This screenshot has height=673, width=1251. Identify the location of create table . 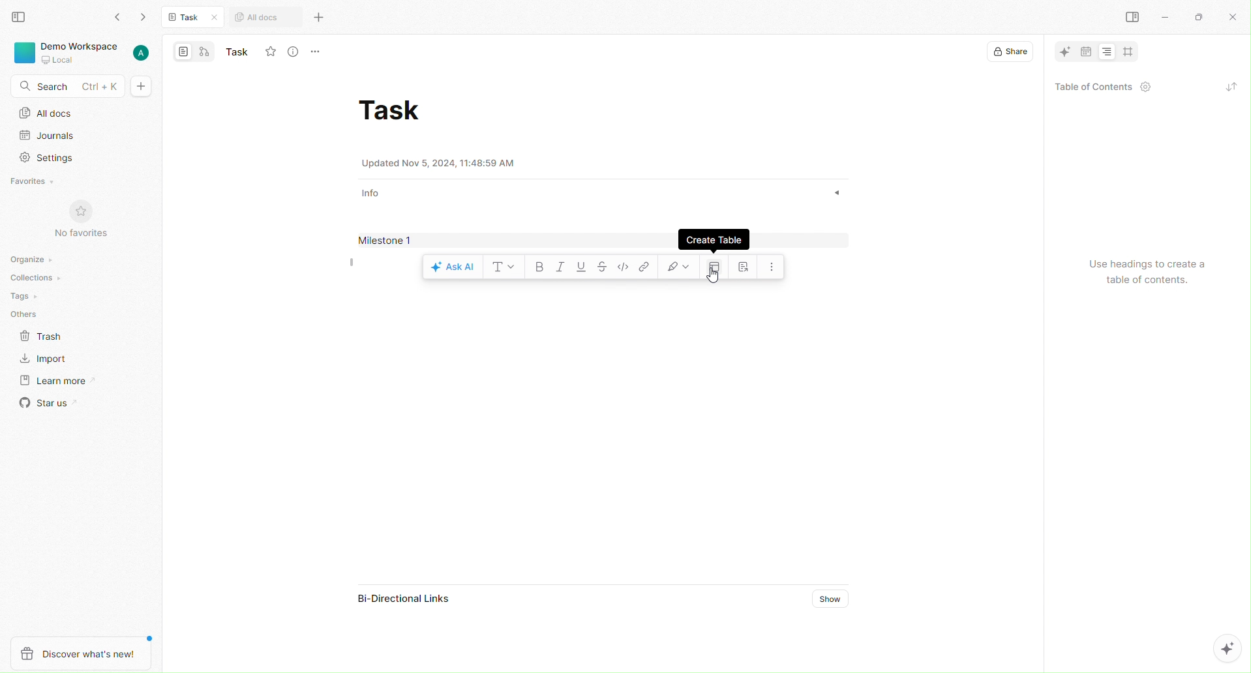
(717, 264).